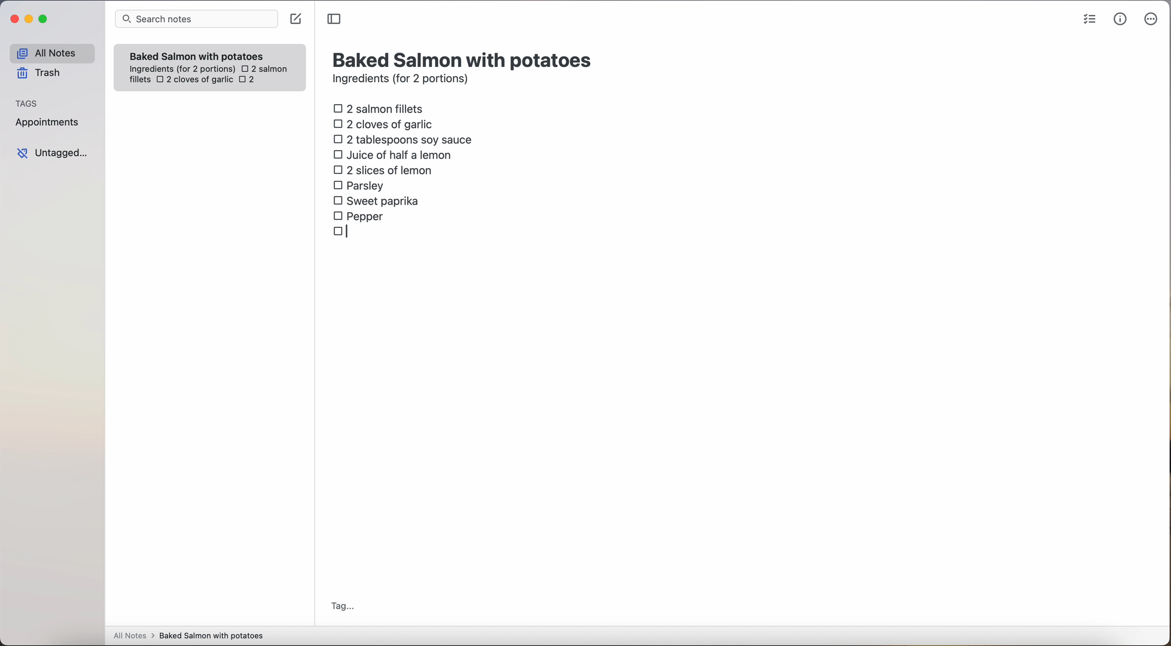 This screenshot has height=646, width=1171. Describe the element at coordinates (381, 108) in the screenshot. I see `2 salmon fillets` at that location.